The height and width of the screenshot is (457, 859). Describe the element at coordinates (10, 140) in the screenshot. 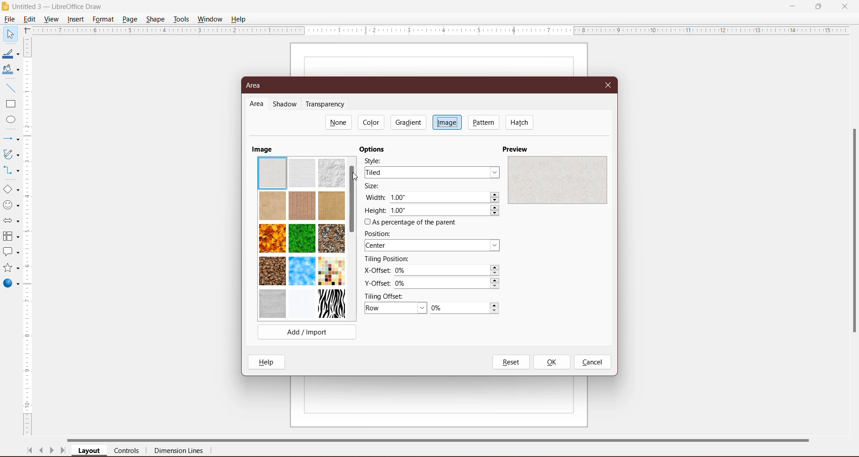

I see `Lines and Arrows` at that location.